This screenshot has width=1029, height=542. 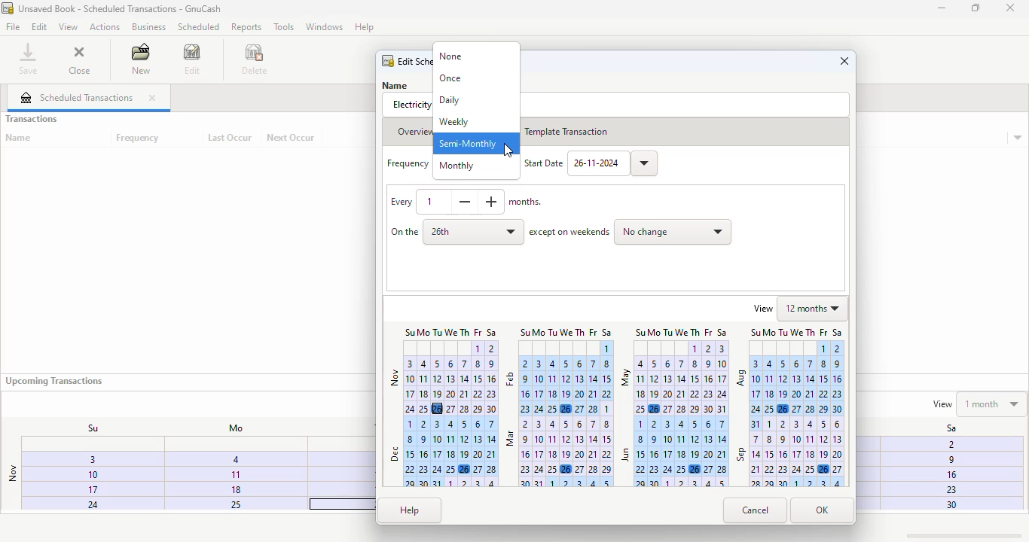 I want to click on Su, so click(x=85, y=428).